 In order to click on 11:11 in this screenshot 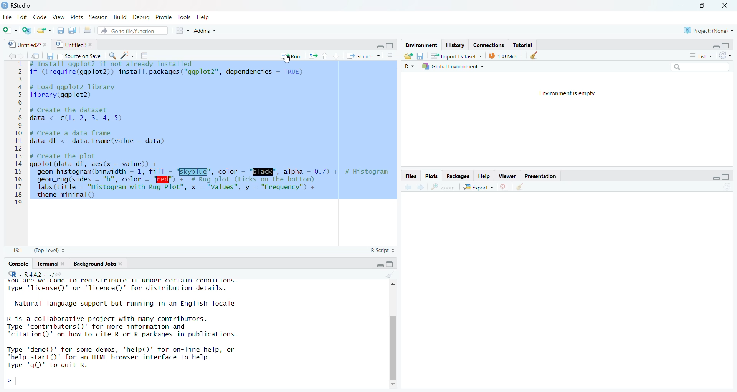, I will do `click(13, 249)`.